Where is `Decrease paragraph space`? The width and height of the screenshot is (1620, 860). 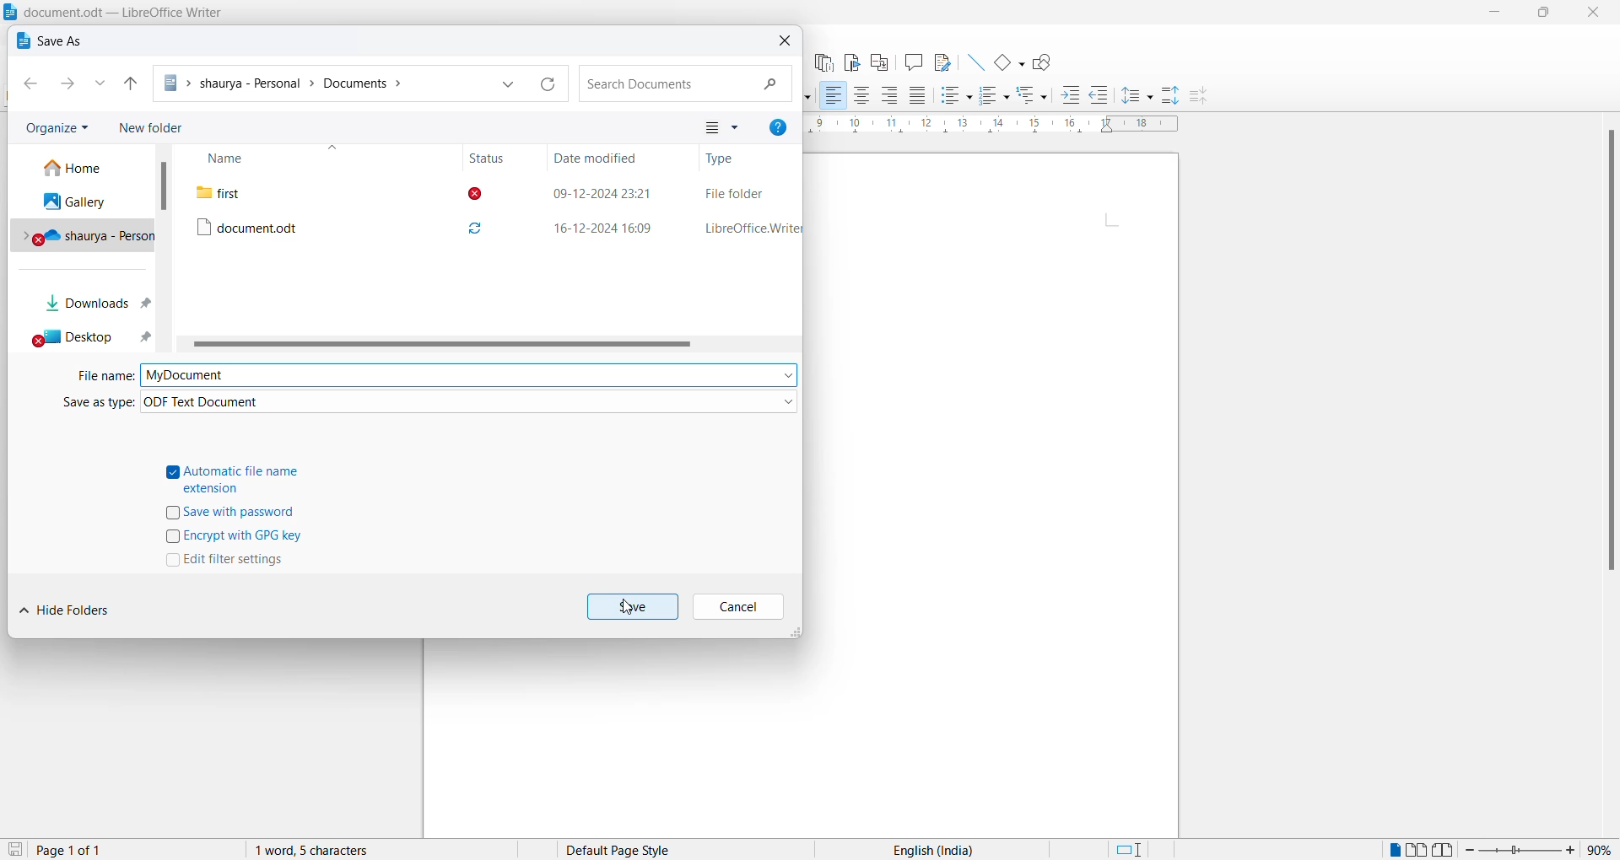 Decrease paragraph space is located at coordinates (1203, 97).